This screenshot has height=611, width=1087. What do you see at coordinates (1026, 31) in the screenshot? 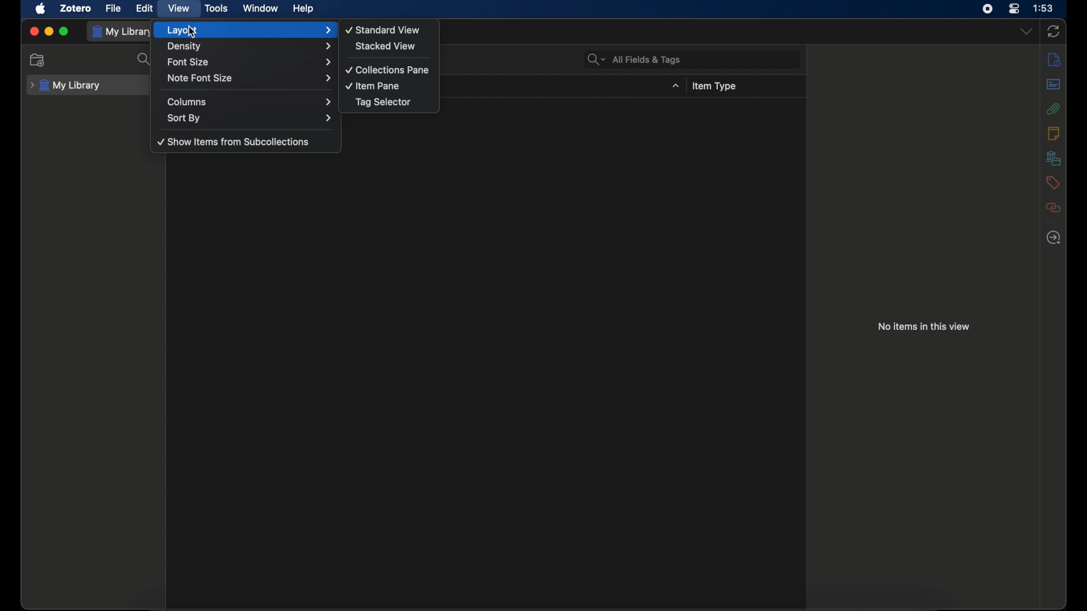
I see `dropdown` at bounding box center [1026, 31].